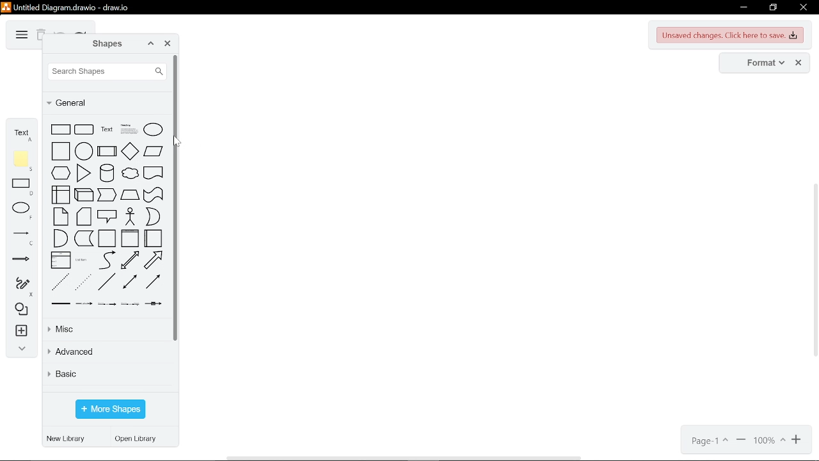  Describe the element at coordinates (19, 310) in the screenshot. I see `shapes` at that location.